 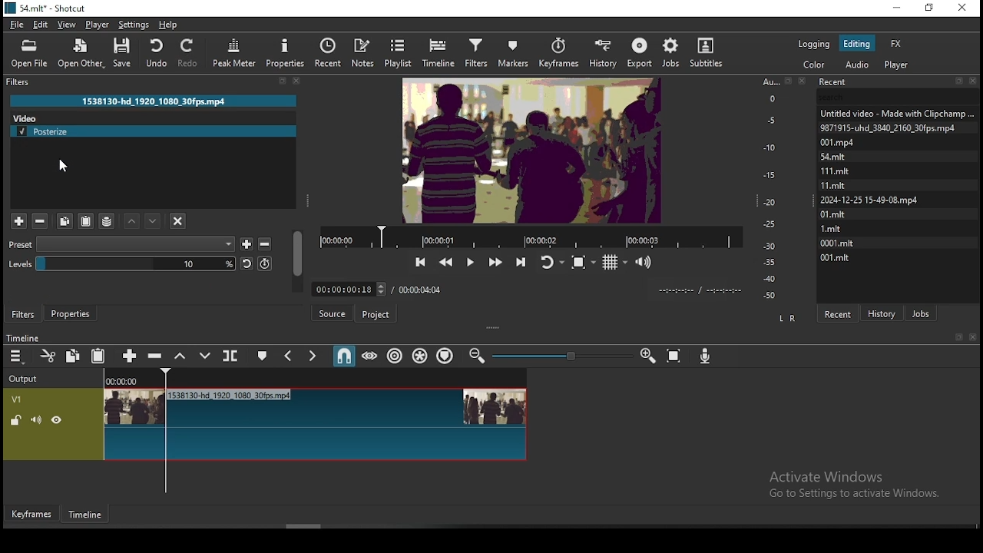 I want to click on filters, so click(x=24, y=313).